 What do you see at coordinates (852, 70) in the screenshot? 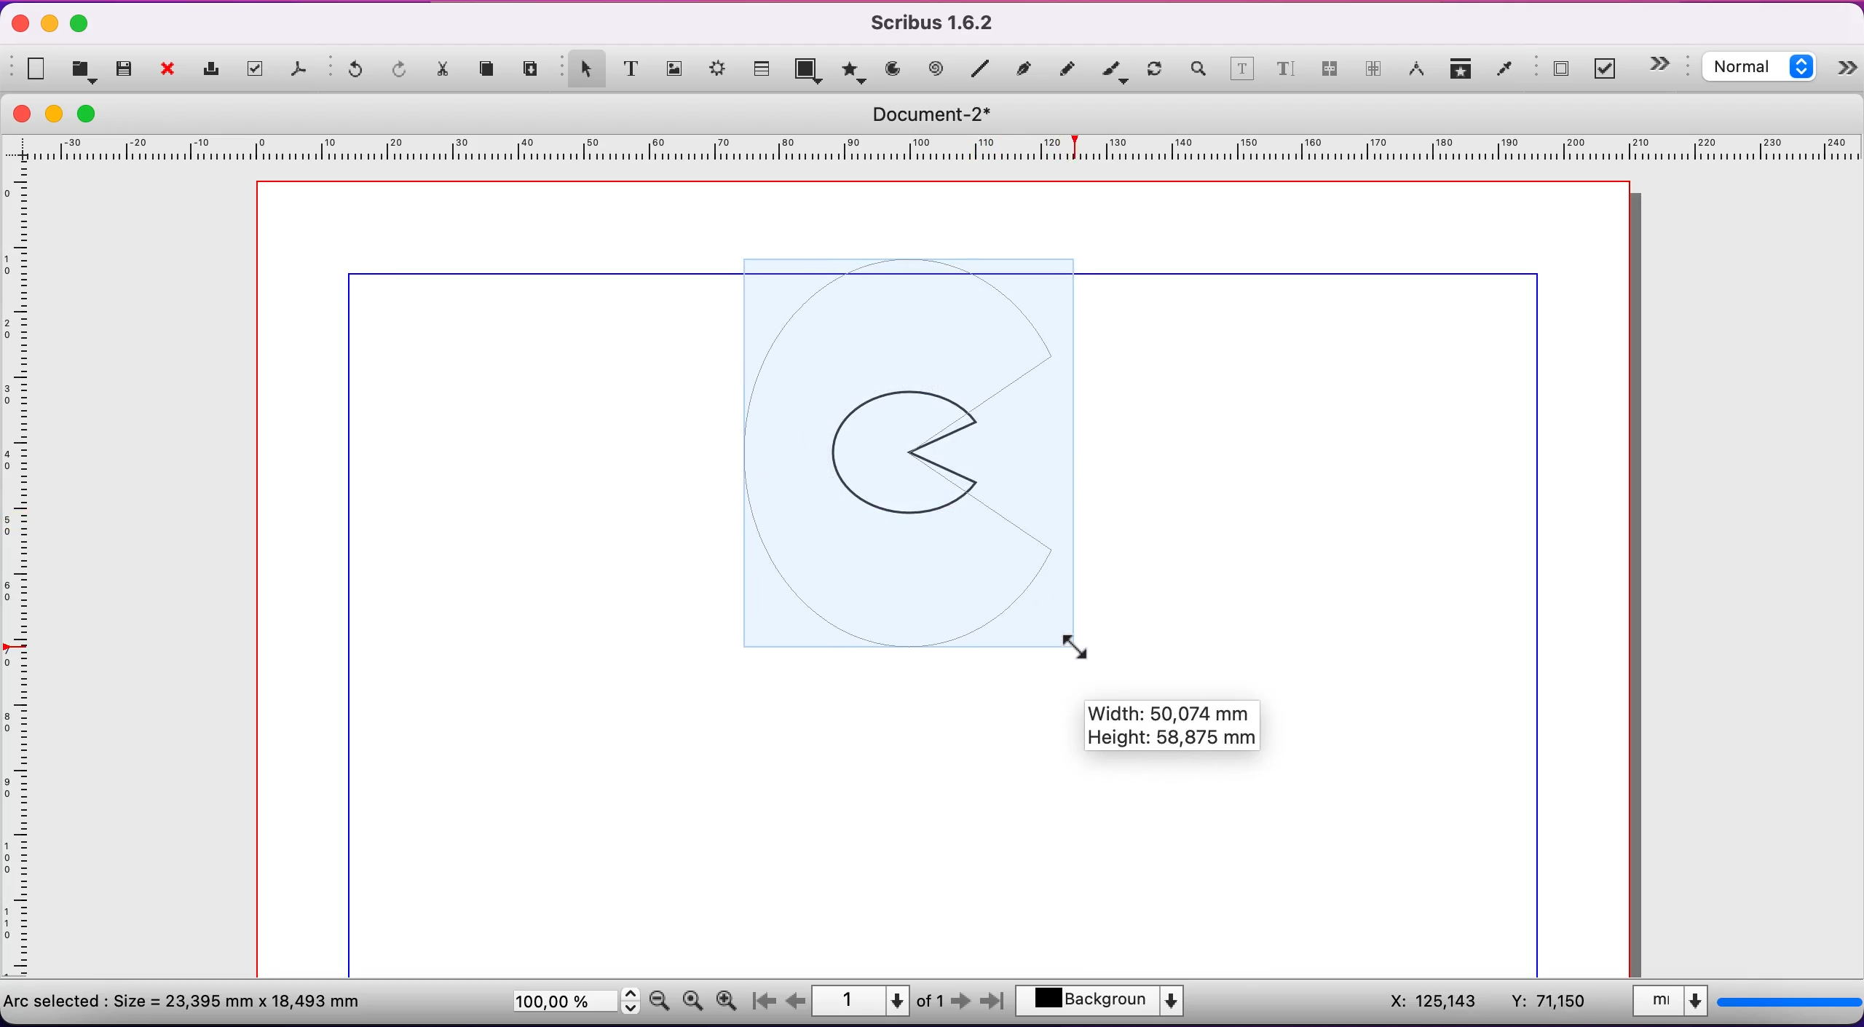
I see `polygon` at bounding box center [852, 70].